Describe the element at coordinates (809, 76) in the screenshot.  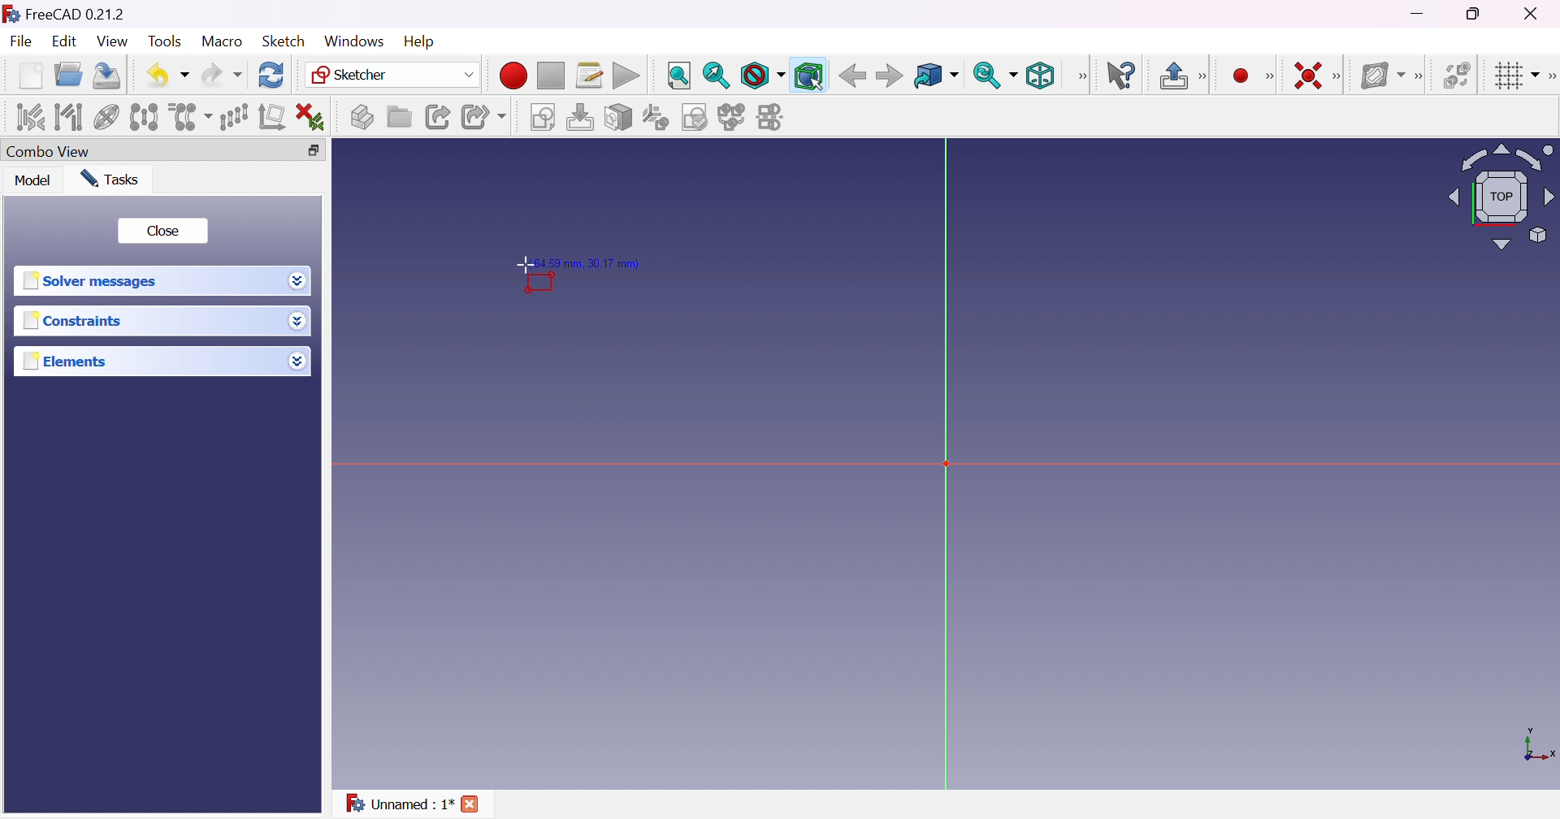
I see `Bounding box` at that location.